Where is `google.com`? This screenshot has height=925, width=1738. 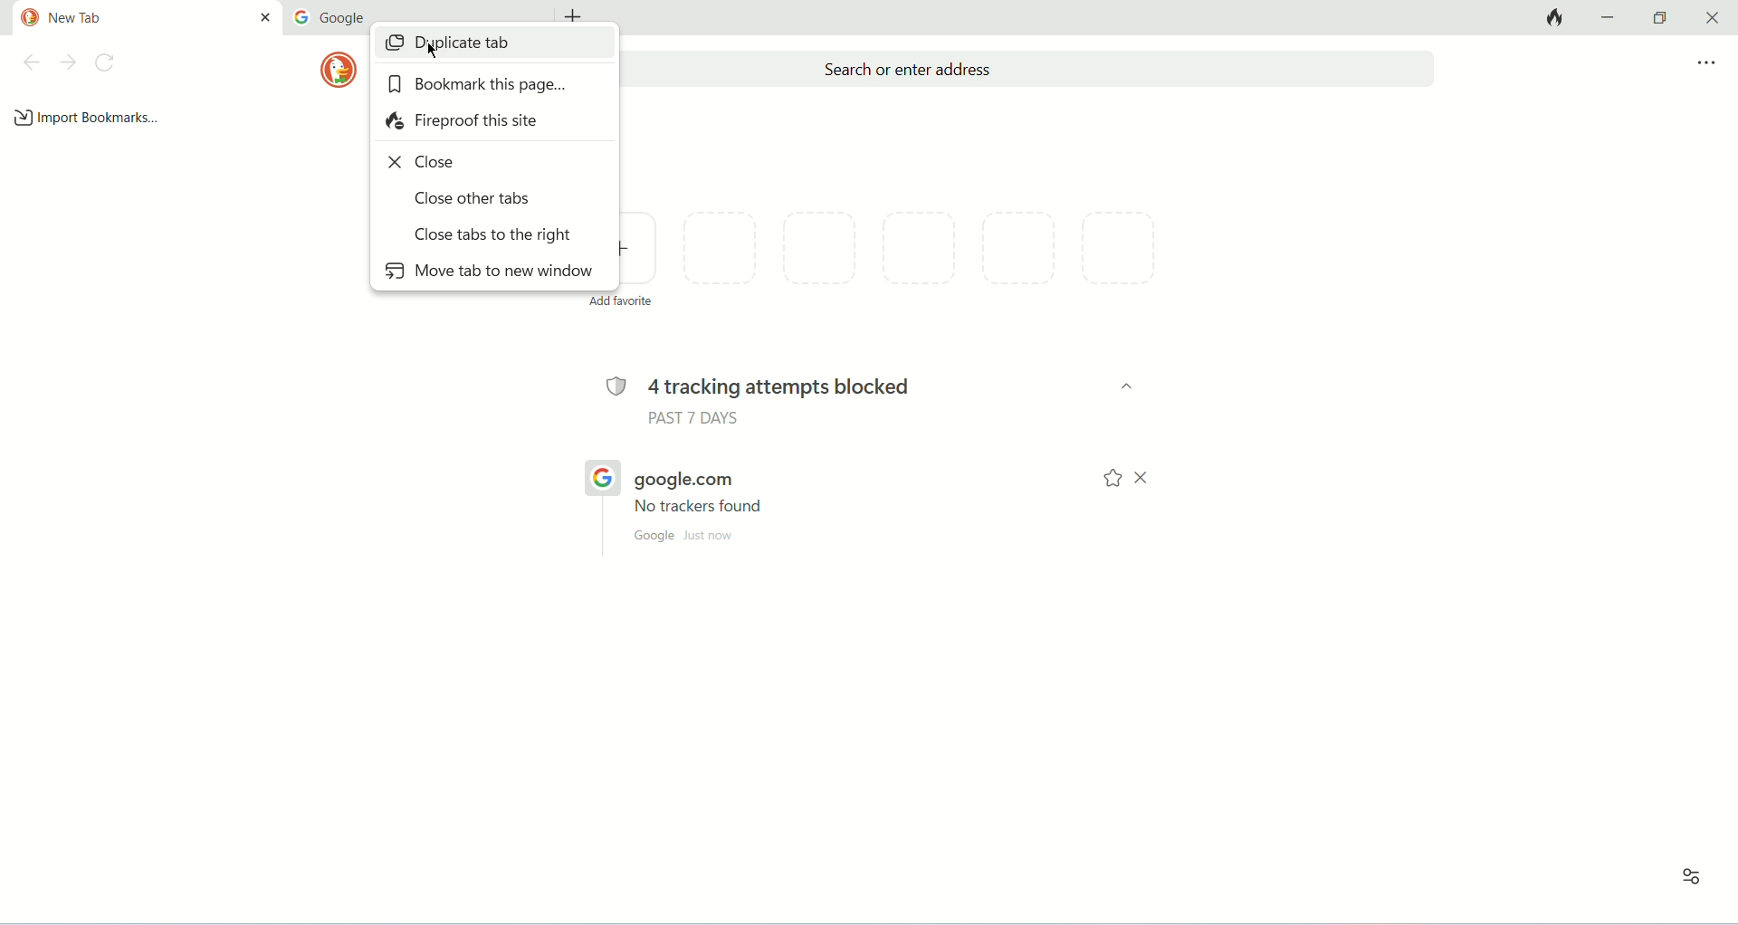 google.com is located at coordinates (682, 483).